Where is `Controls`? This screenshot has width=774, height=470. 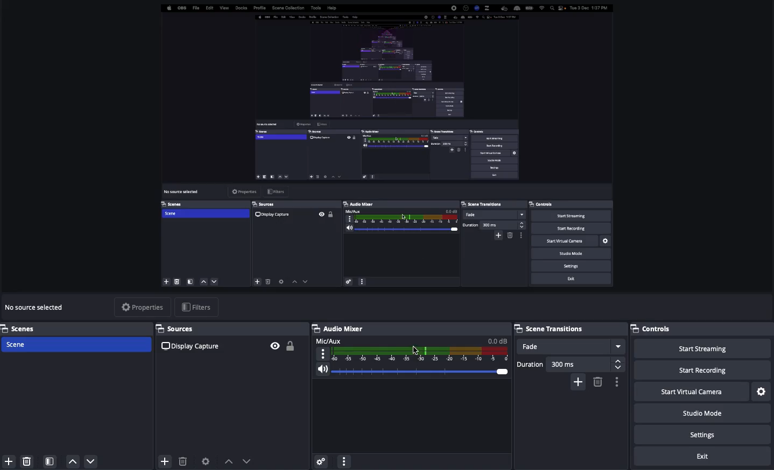 Controls is located at coordinates (655, 329).